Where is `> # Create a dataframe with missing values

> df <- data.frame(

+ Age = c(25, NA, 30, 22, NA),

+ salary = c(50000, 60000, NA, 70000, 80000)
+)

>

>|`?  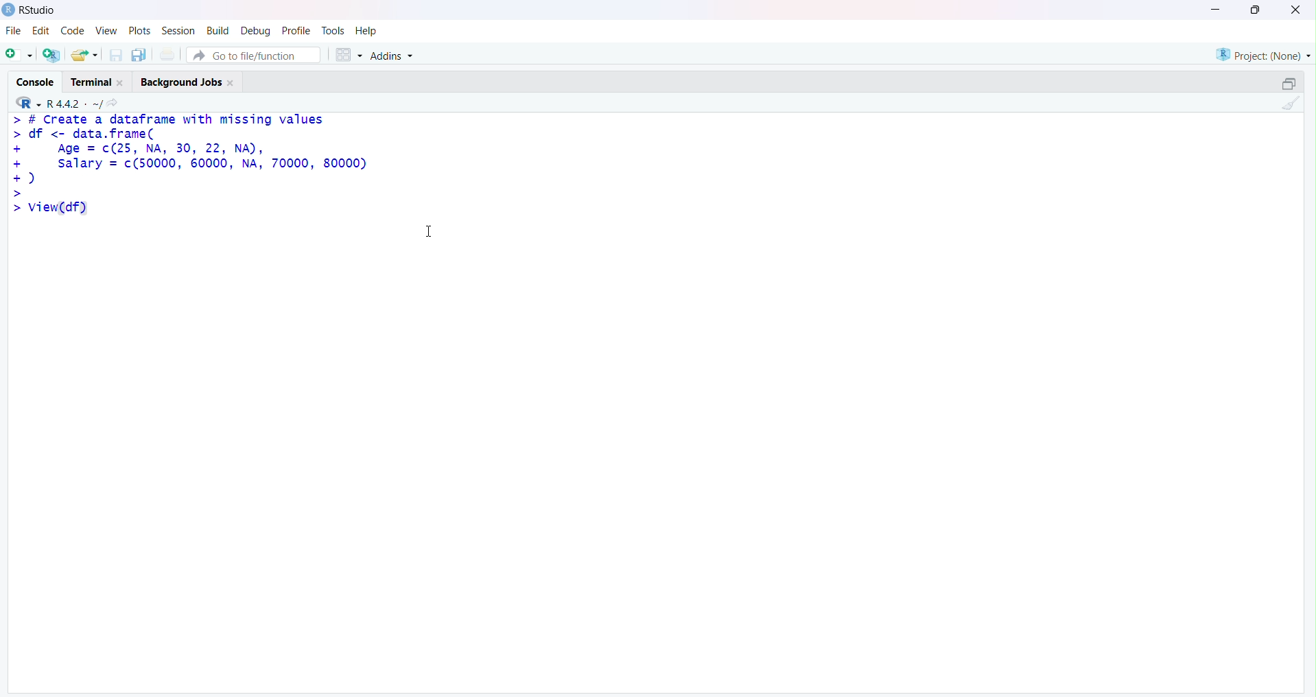
> # Create a dataframe with missing values

> df <- data.frame(

+ Age = c(25, NA, 30, 22, NA),

+ salary = c(50000, 60000, NA, 70000, 80000)
+)

>

>| is located at coordinates (200, 179).